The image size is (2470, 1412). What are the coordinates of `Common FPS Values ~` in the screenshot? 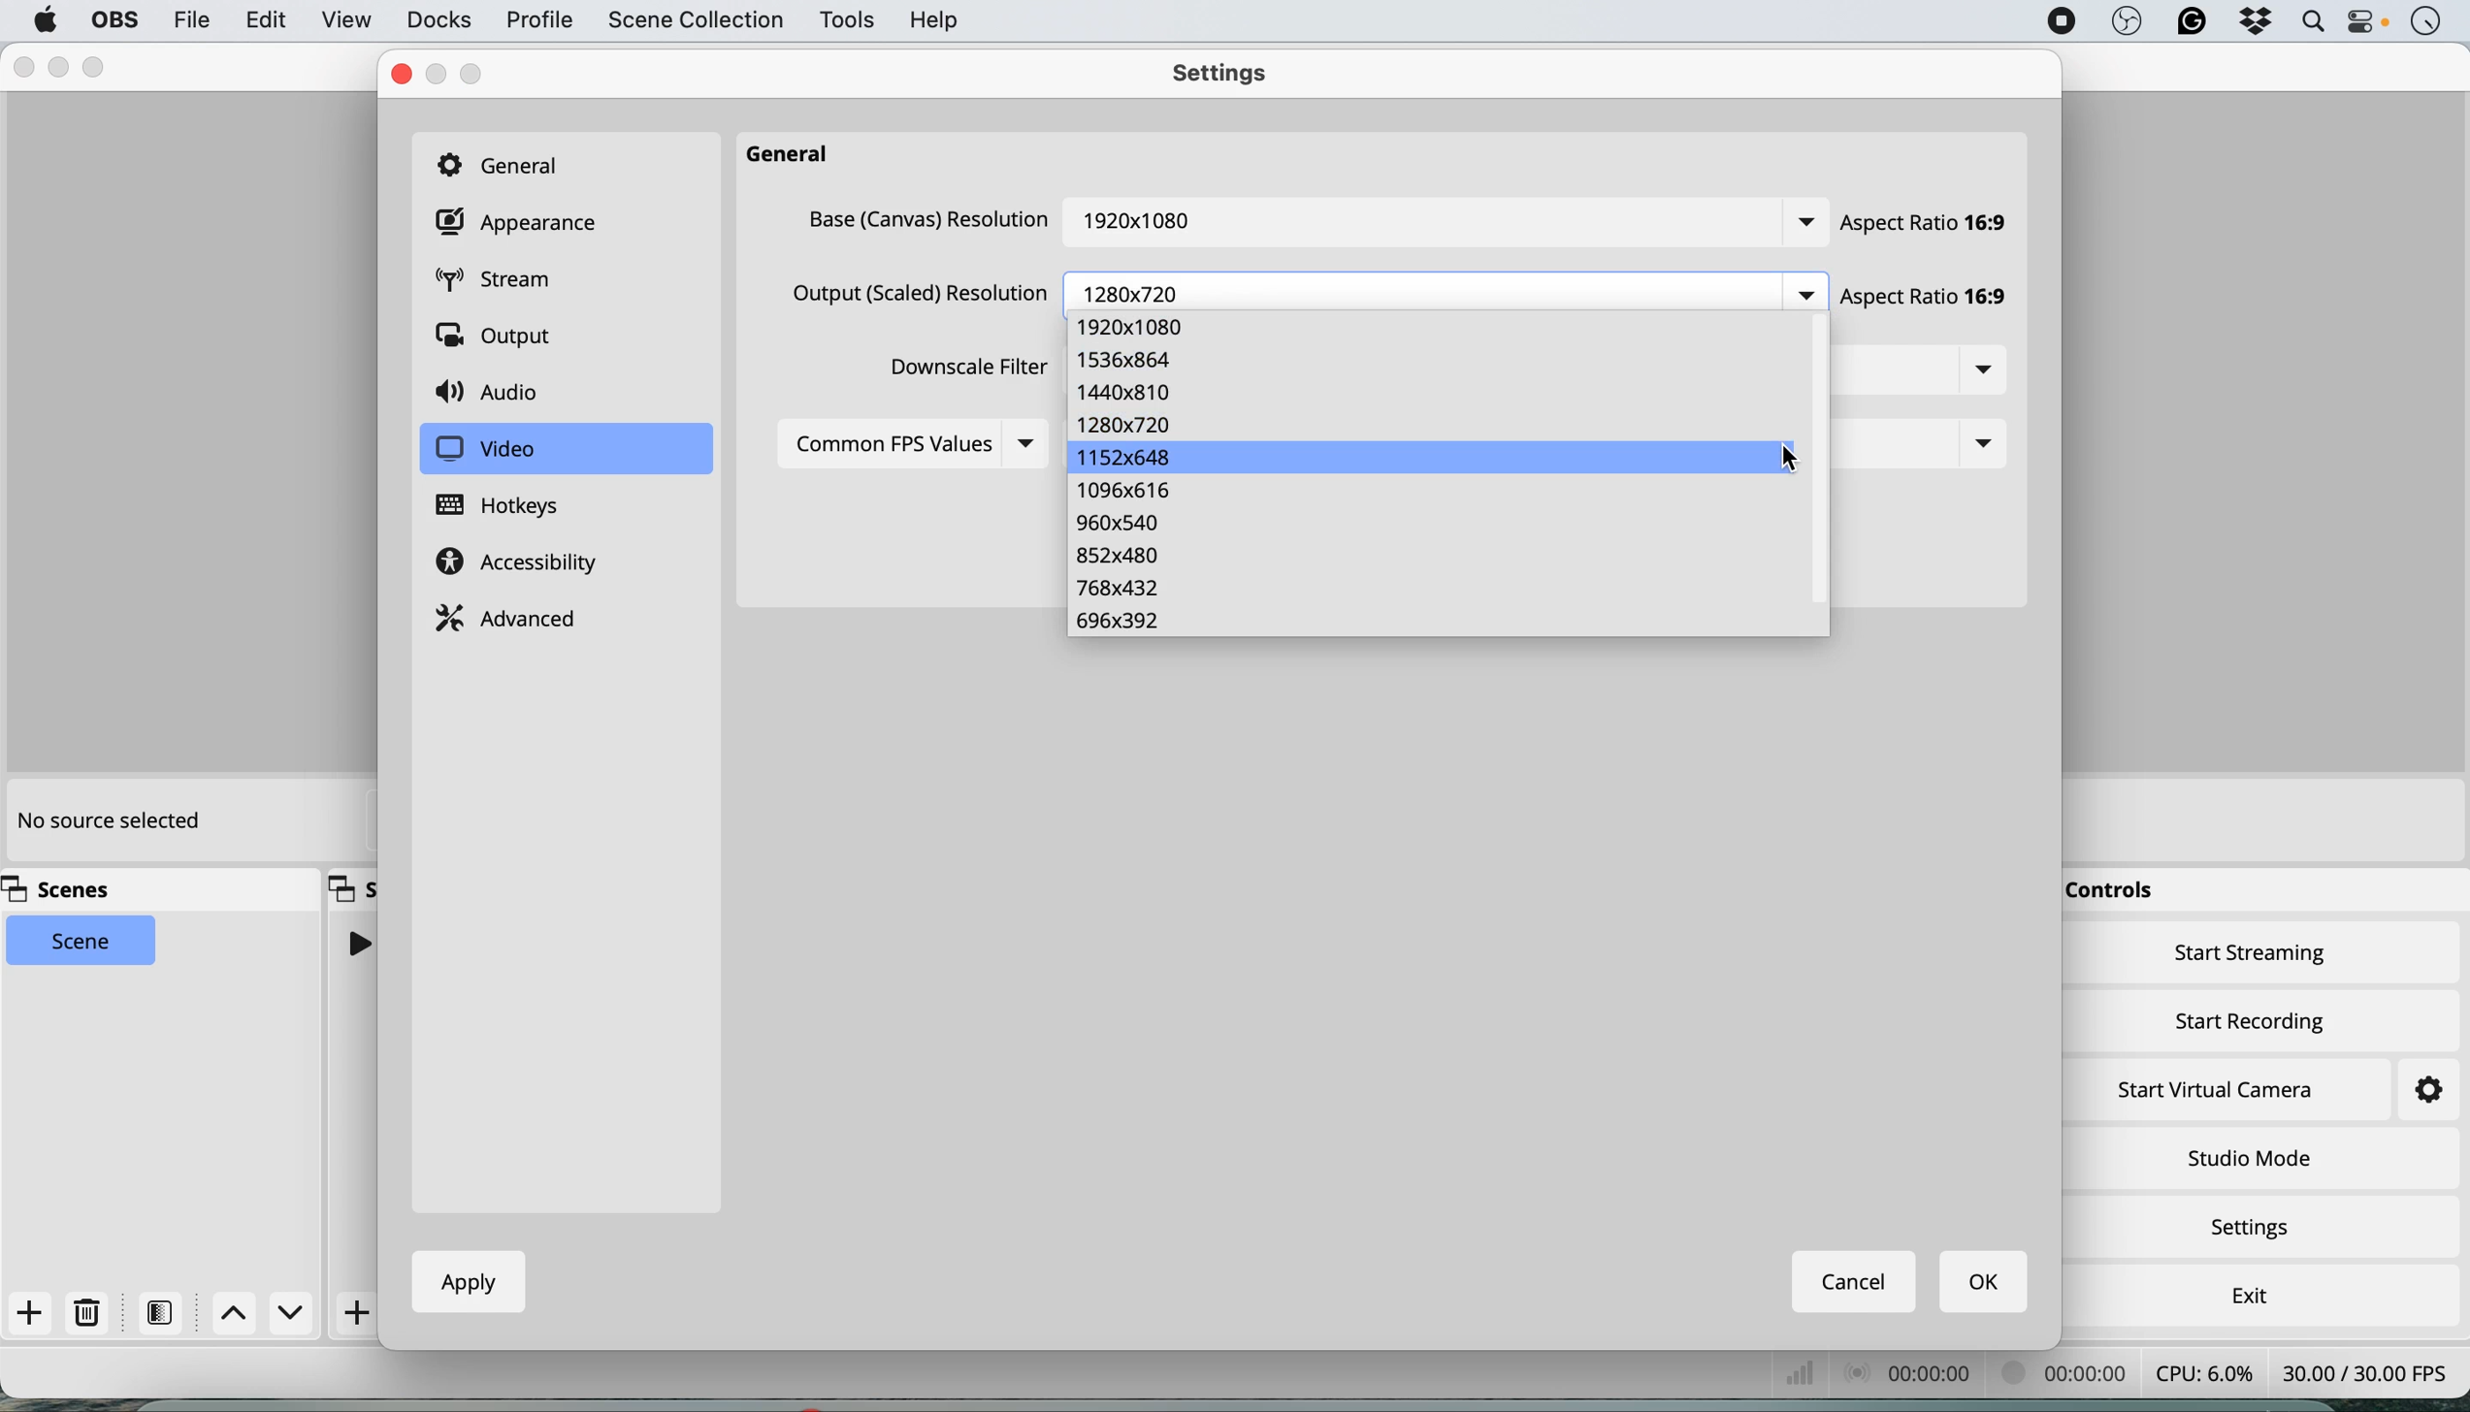 It's located at (880, 447).